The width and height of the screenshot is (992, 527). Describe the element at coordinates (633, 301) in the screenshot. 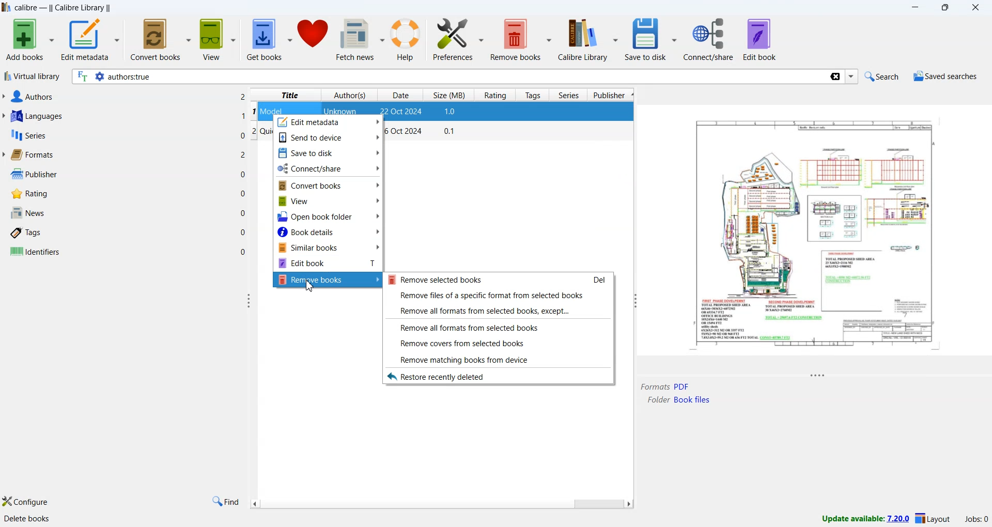

I see `customize width` at that location.